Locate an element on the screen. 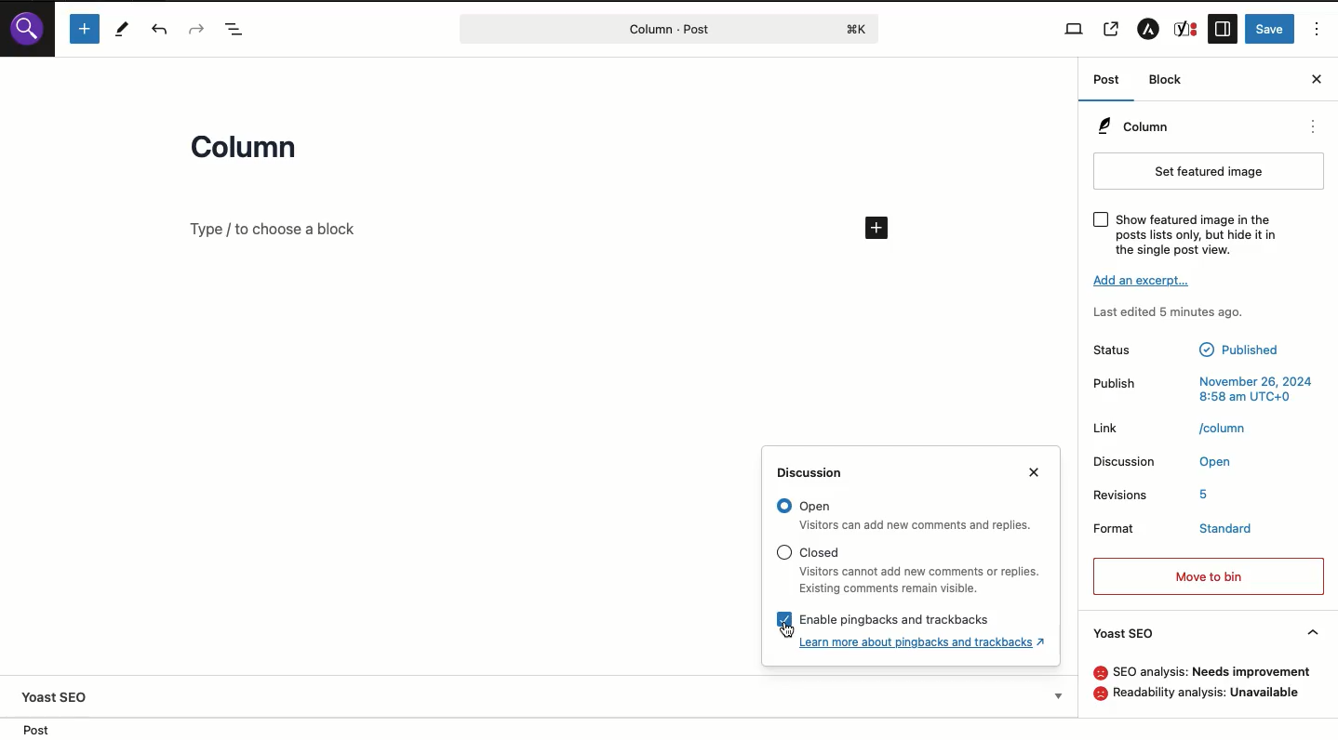 The width and height of the screenshot is (1338, 740). Close is located at coordinates (1317, 79).